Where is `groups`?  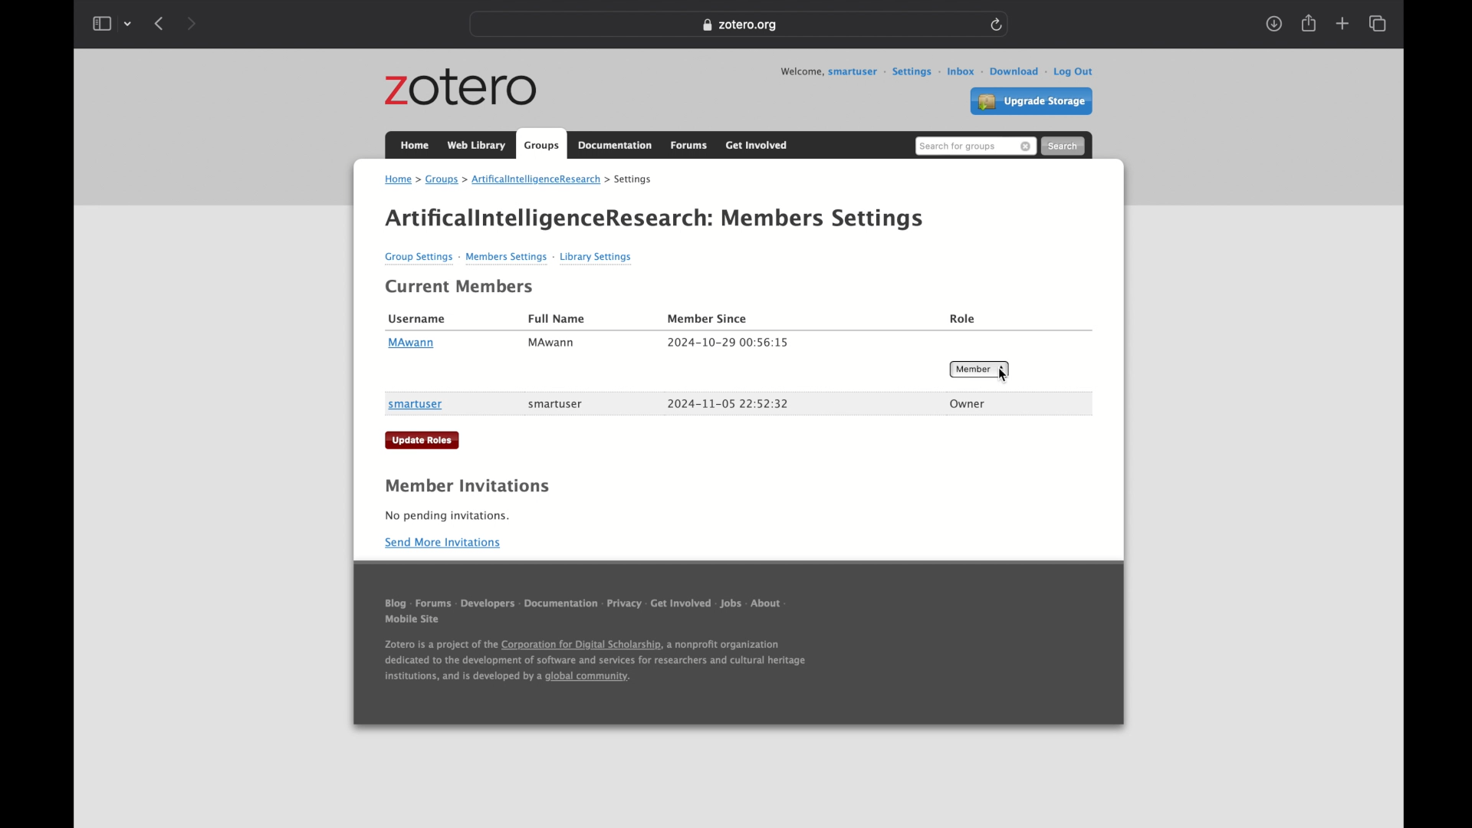 groups is located at coordinates (542, 143).